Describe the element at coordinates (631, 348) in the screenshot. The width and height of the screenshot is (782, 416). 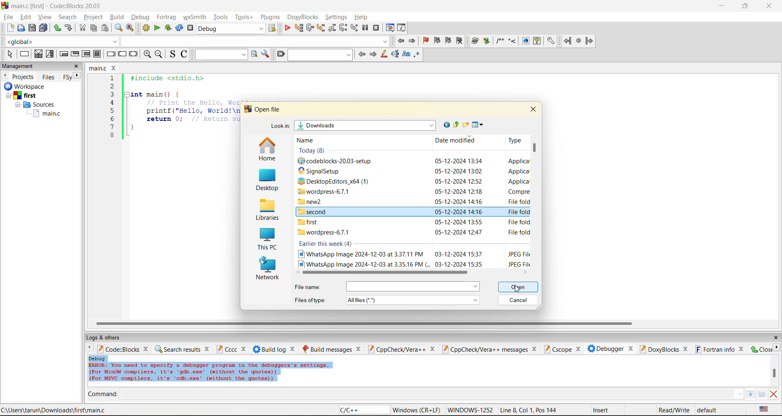
I see `close` at that location.